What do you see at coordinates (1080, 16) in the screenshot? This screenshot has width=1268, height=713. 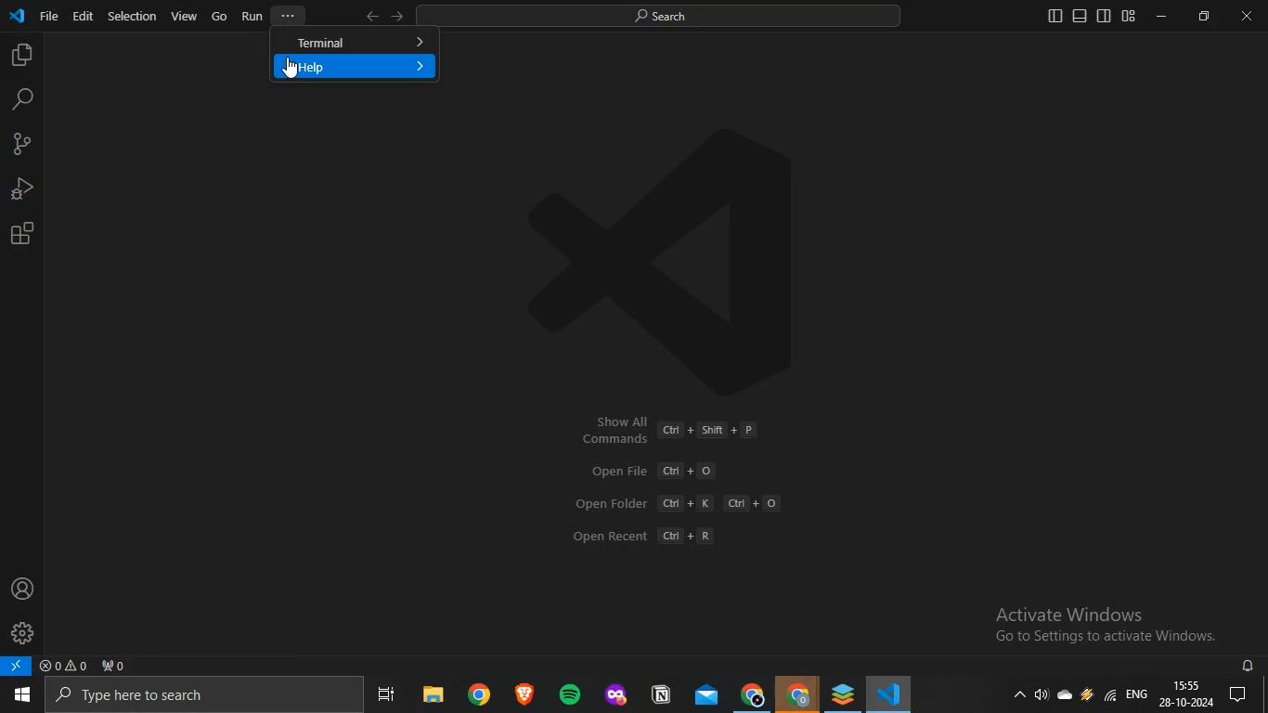 I see `toggle panel` at bounding box center [1080, 16].